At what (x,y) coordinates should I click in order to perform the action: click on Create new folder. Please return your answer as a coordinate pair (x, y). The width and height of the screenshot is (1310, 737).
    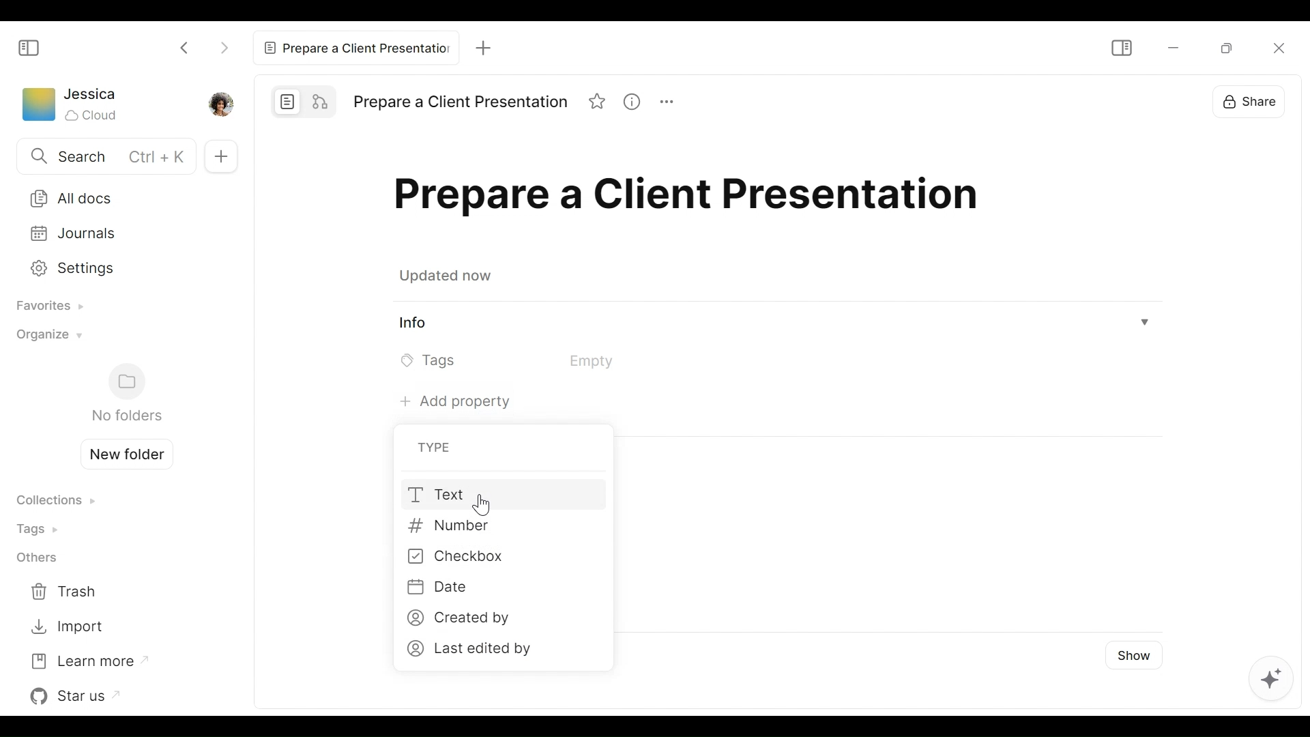
    Looking at the image, I should click on (121, 452).